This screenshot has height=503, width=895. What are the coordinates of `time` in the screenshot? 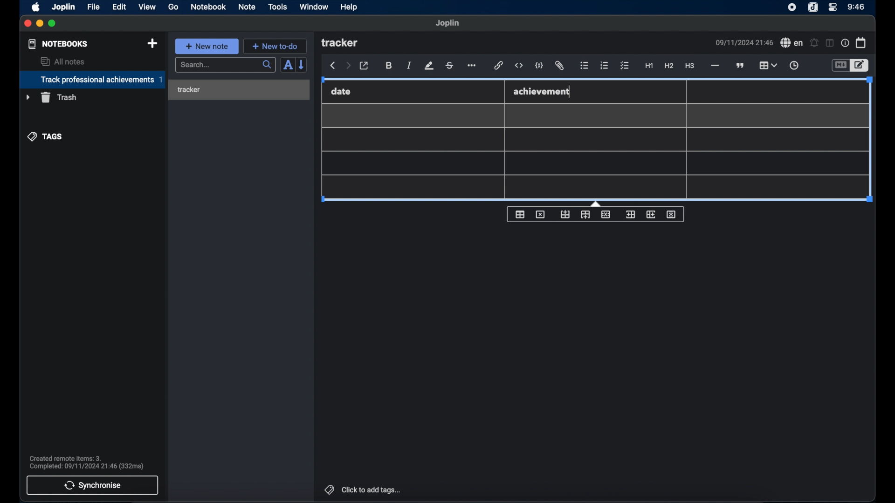 It's located at (856, 7).